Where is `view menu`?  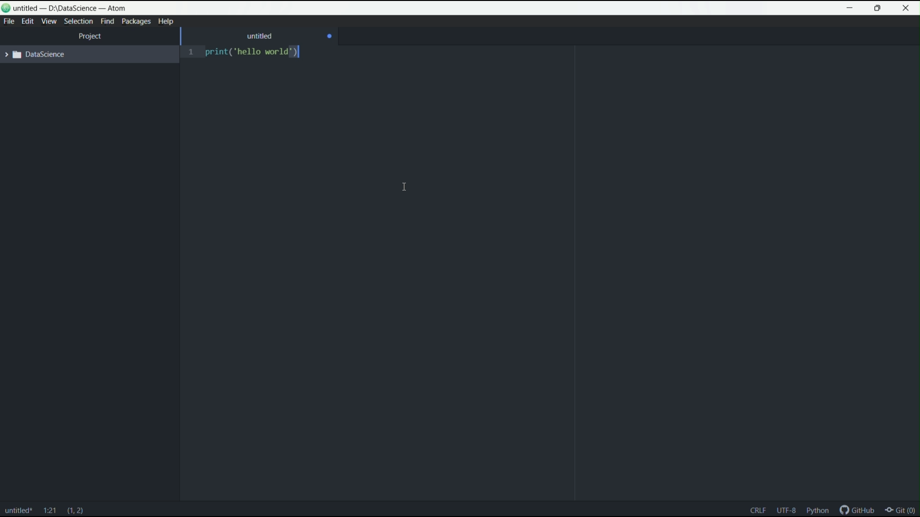 view menu is located at coordinates (48, 22).